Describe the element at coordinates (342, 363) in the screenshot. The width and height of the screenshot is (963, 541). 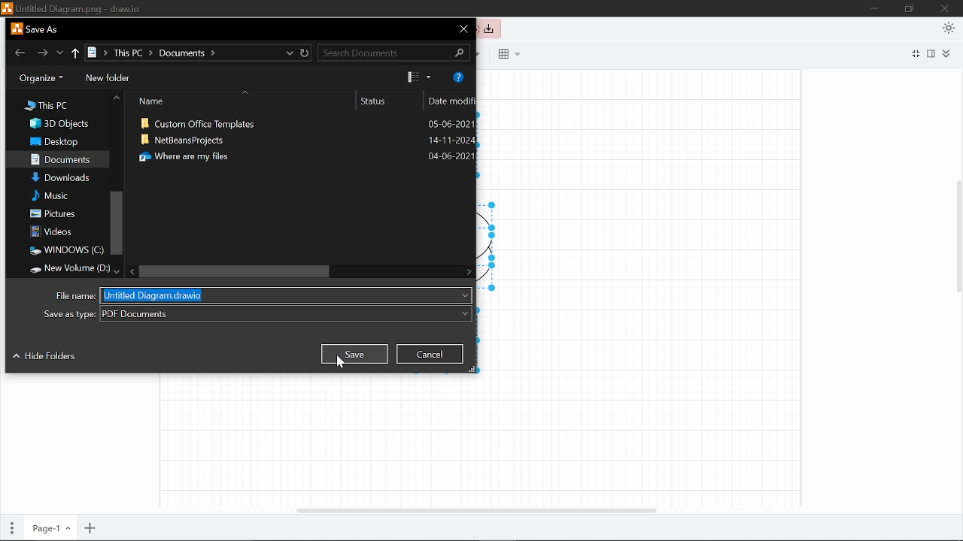
I see `cursor` at that location.